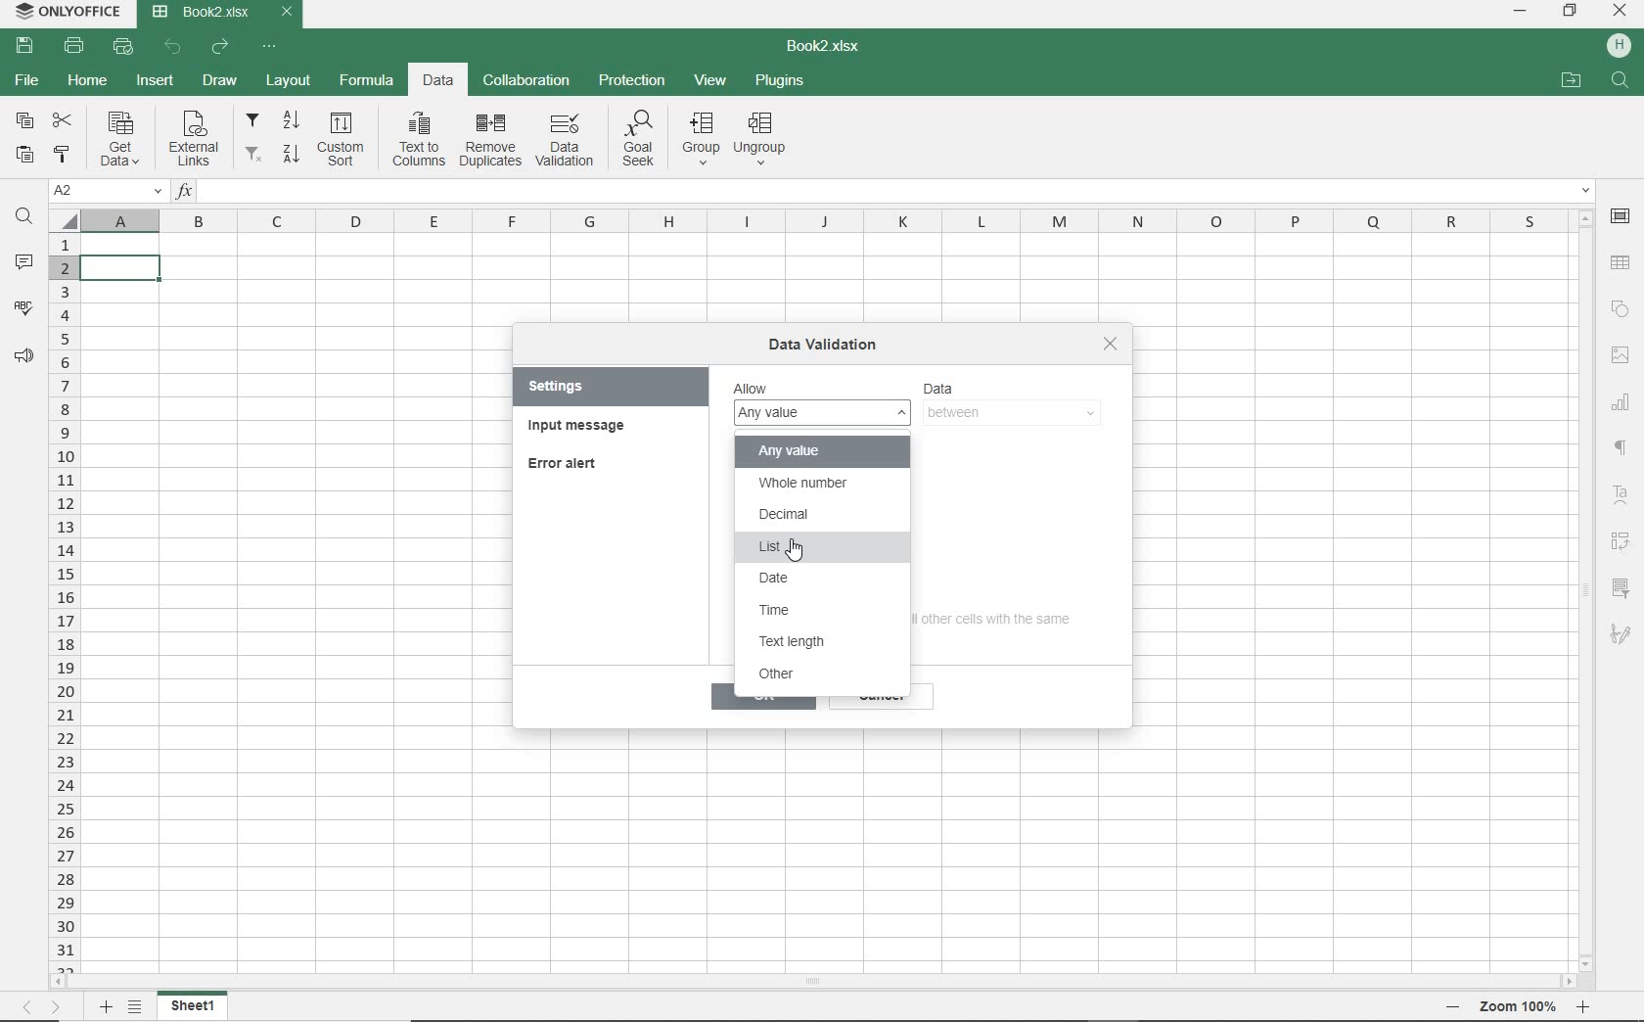  I want to click on QUICK PRINT, so click(120, 44).